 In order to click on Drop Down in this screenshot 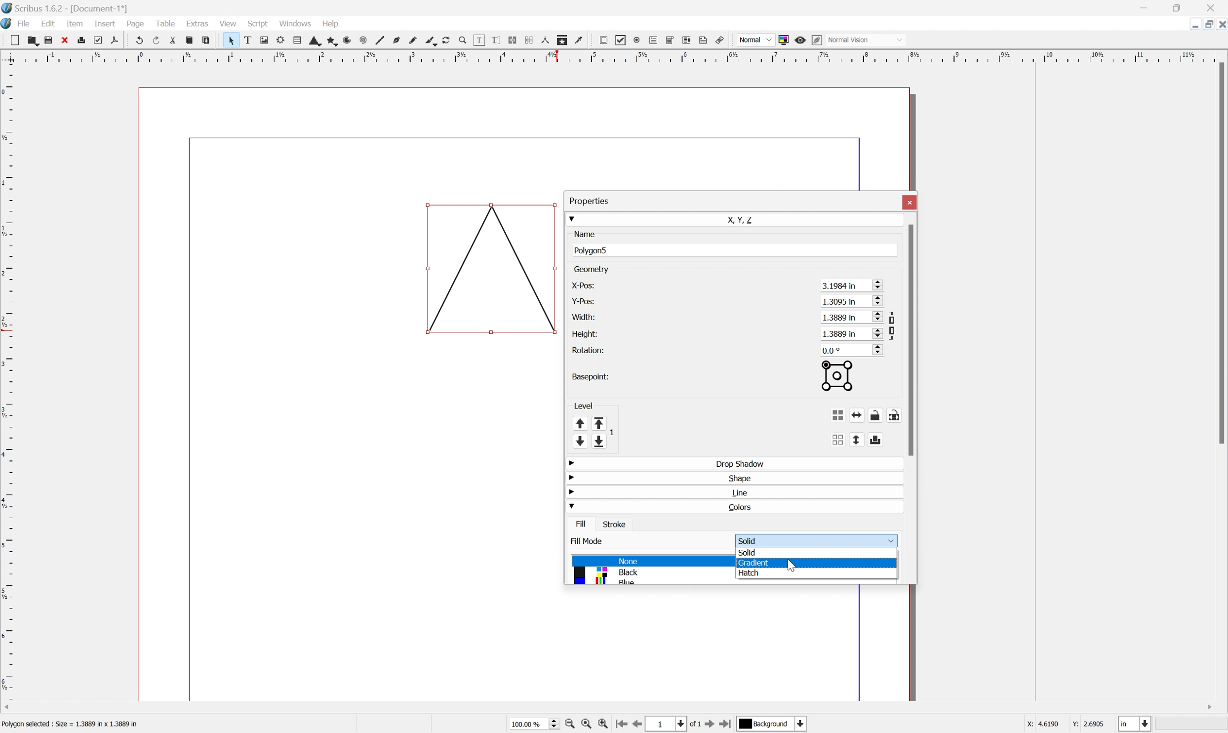, I will do `click(571, 507)`.